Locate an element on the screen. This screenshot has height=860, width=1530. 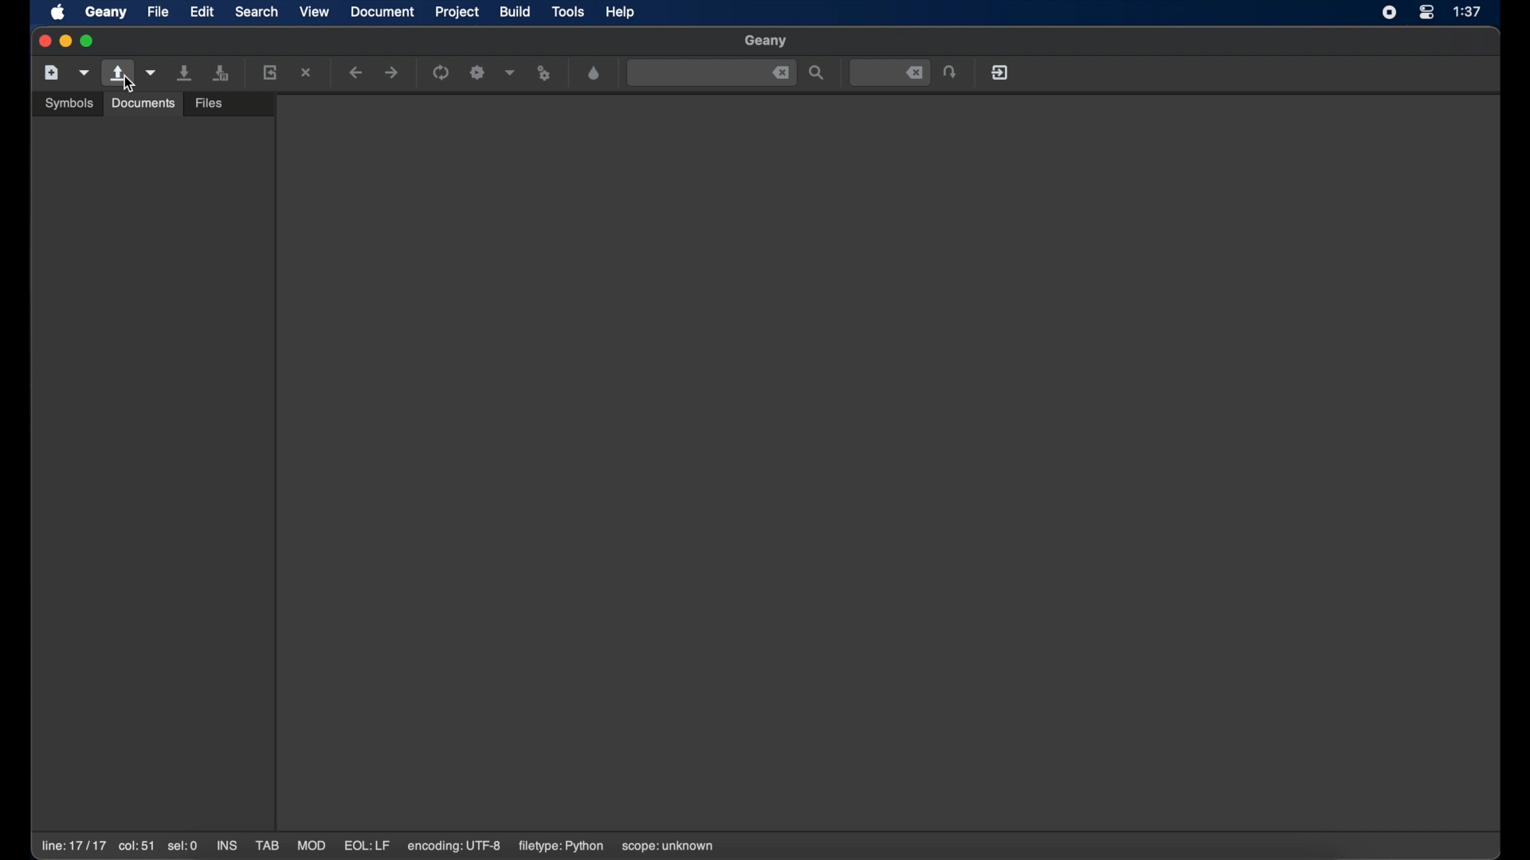
jump to the entered line number is located at coordinates (889, 72).